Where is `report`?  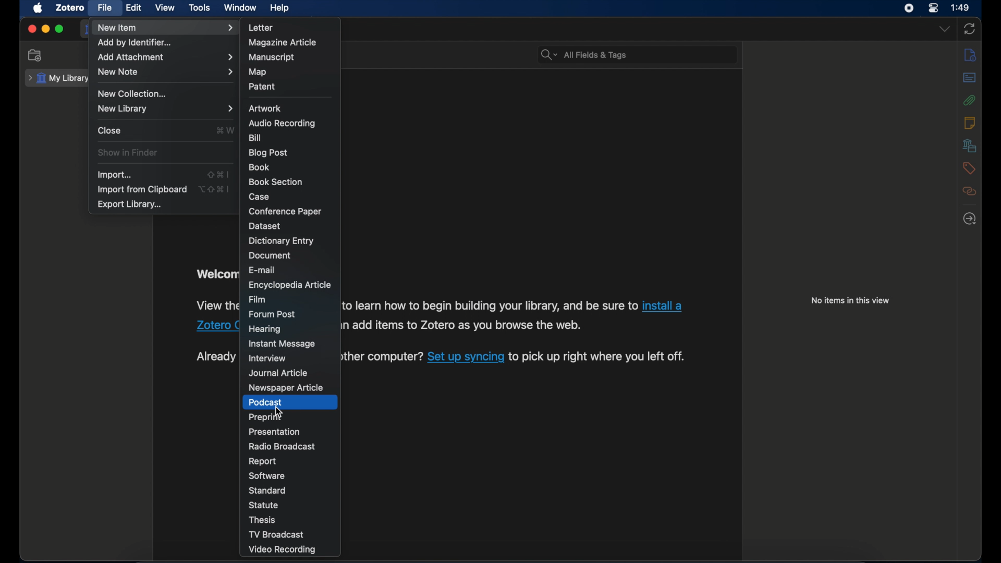 report is located at coordinates (262, 461).